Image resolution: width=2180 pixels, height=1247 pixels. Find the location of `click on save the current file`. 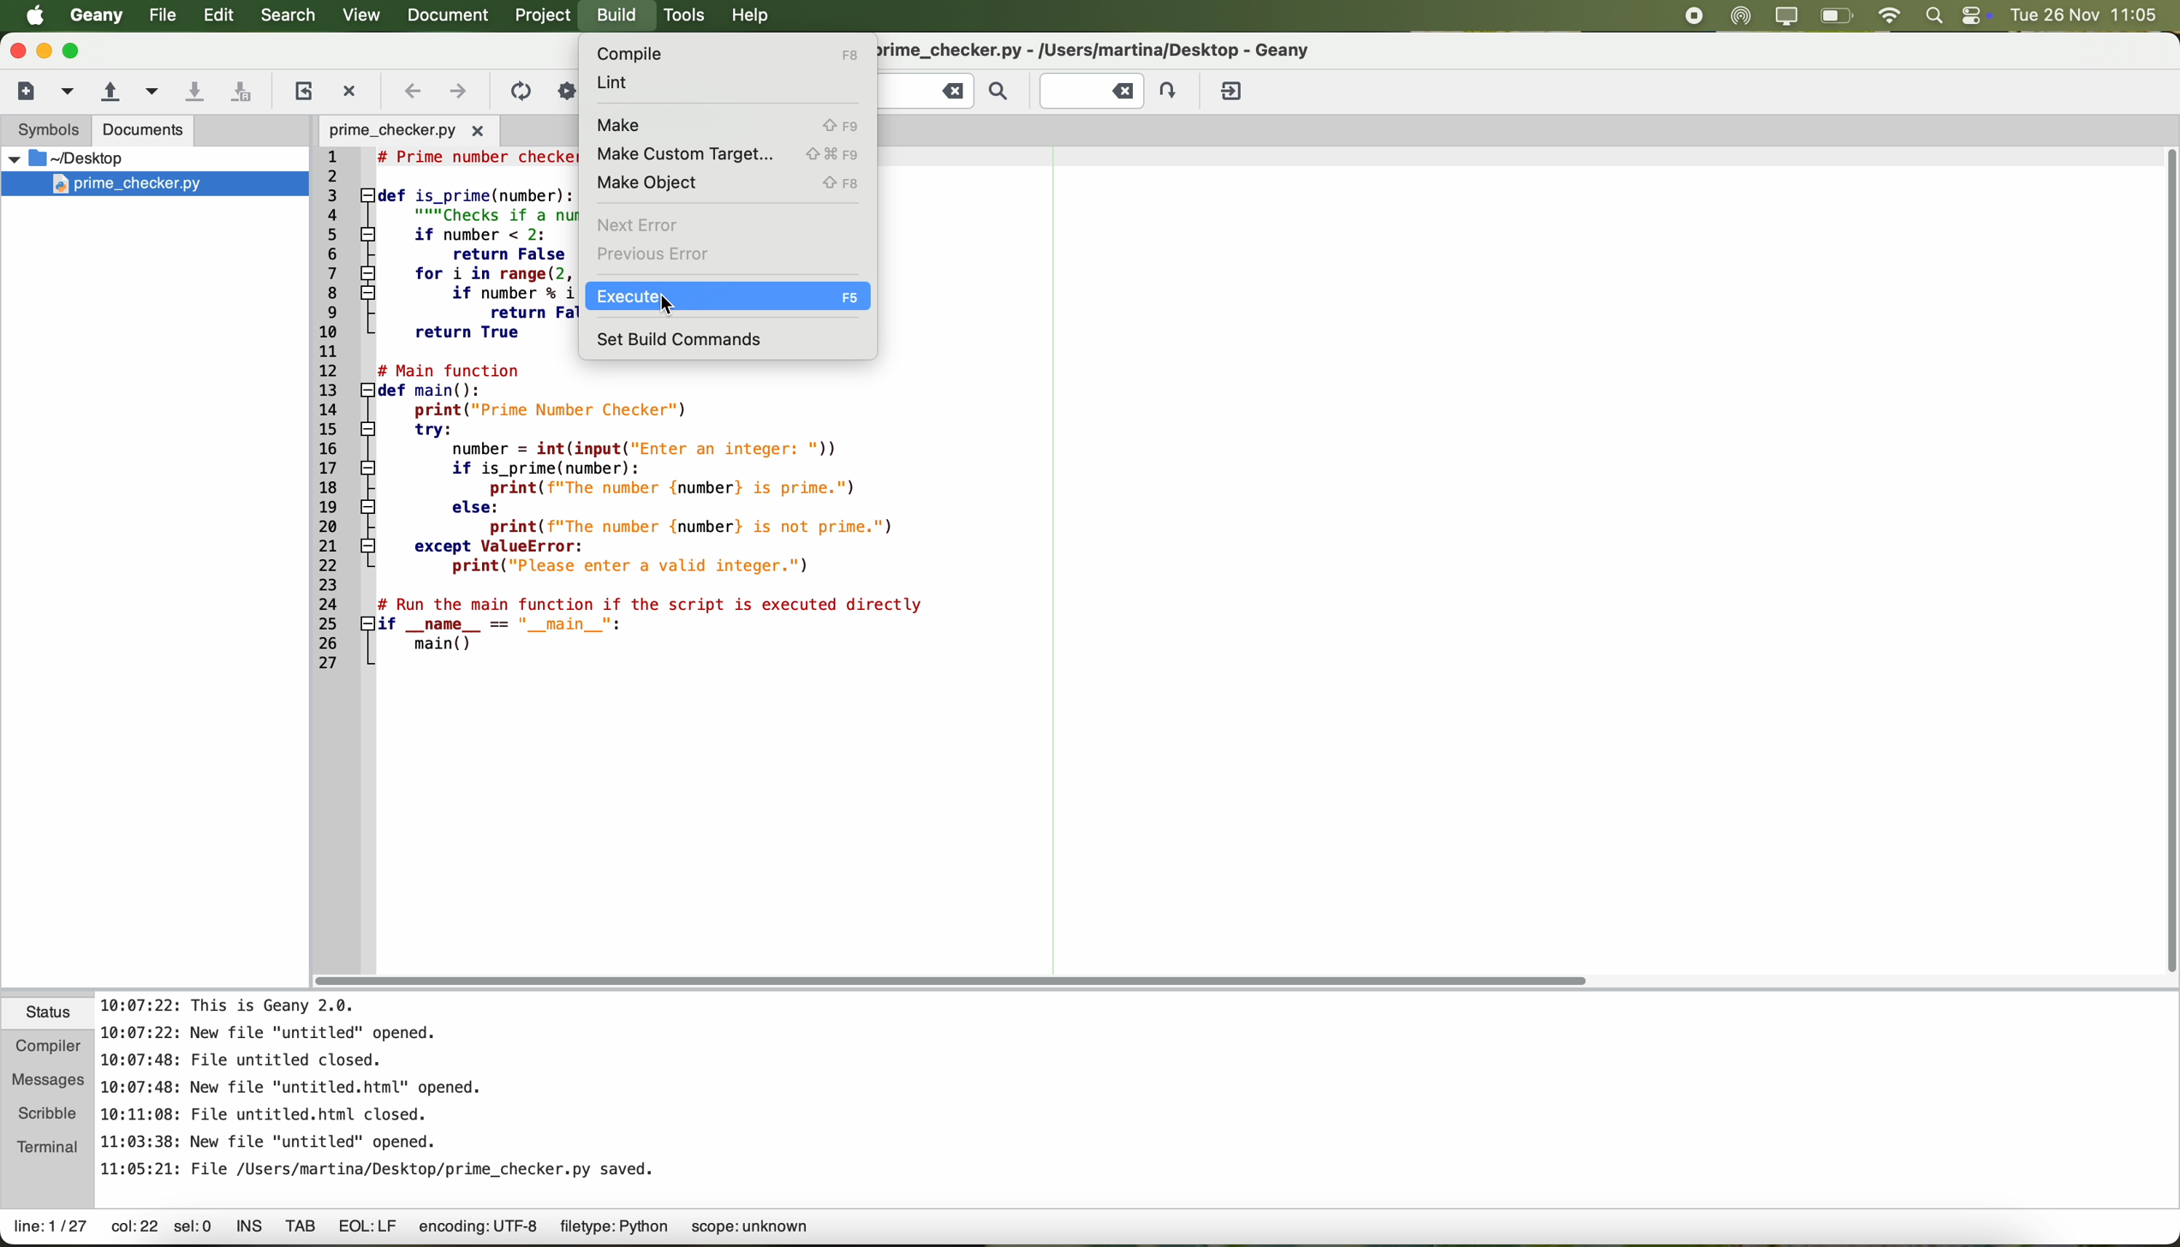

click on save the current file is located at coordinates (194, 91).